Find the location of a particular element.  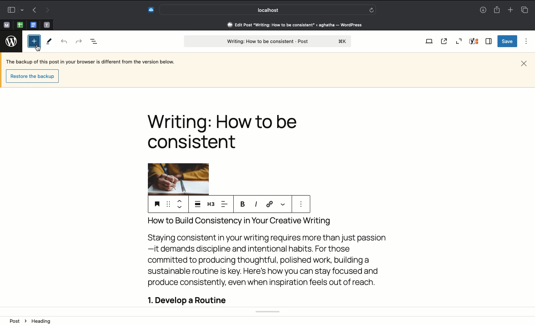

Pinned tabs is located at coordinates (33, 24).